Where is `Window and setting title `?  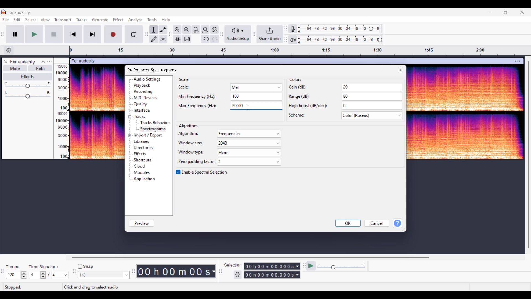 Window and setting title  is located at coordinates (152, 69).